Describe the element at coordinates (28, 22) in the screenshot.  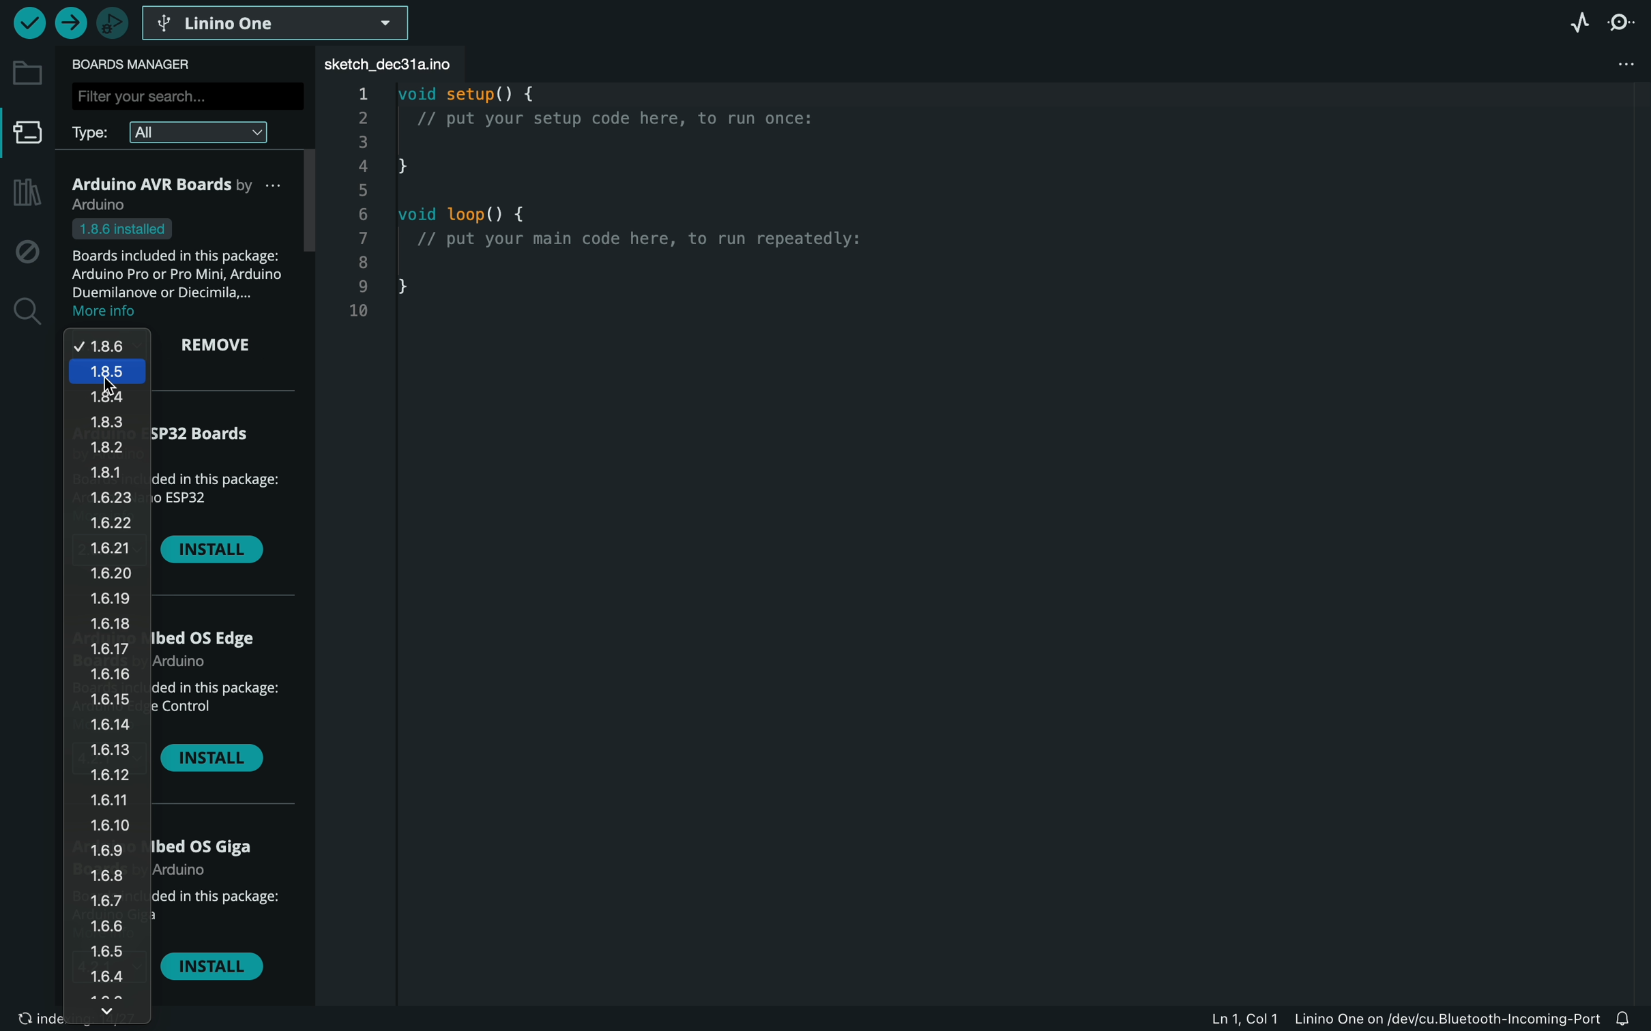
I see `verify` at that location.